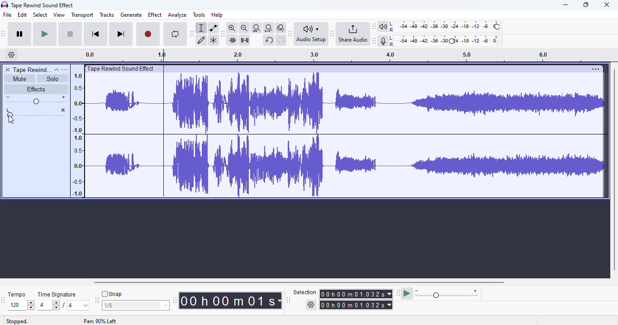 This screenshot has height=325, width=618. Describe the element at coordinates (96, 300) in the screenshot. I see `audacity snapping toolbar` at that location.